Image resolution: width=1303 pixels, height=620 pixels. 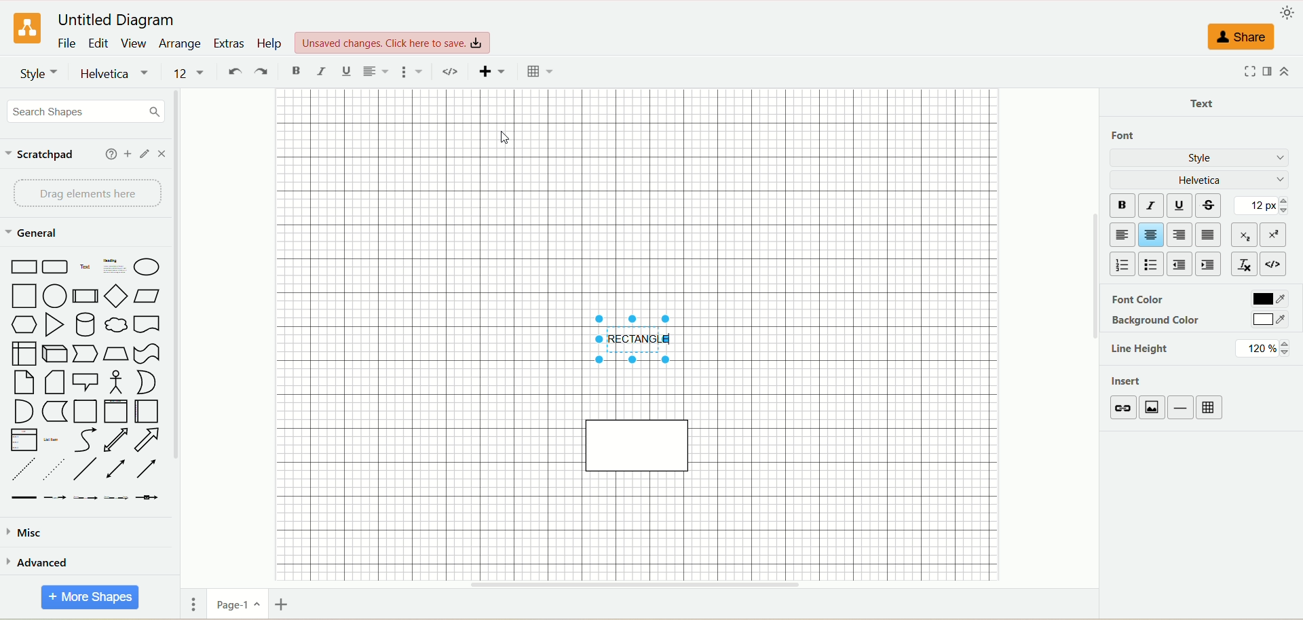 I want to click on page-1, so click(x=235, y=605).